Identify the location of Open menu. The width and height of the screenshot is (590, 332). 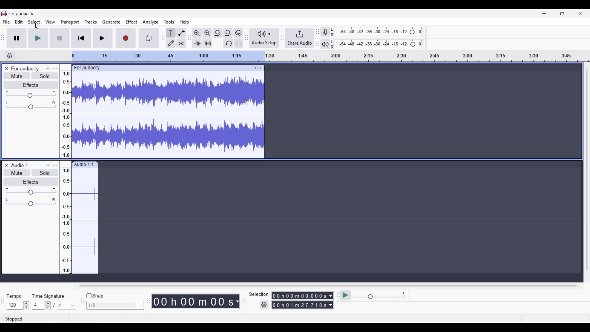
(55, 68).